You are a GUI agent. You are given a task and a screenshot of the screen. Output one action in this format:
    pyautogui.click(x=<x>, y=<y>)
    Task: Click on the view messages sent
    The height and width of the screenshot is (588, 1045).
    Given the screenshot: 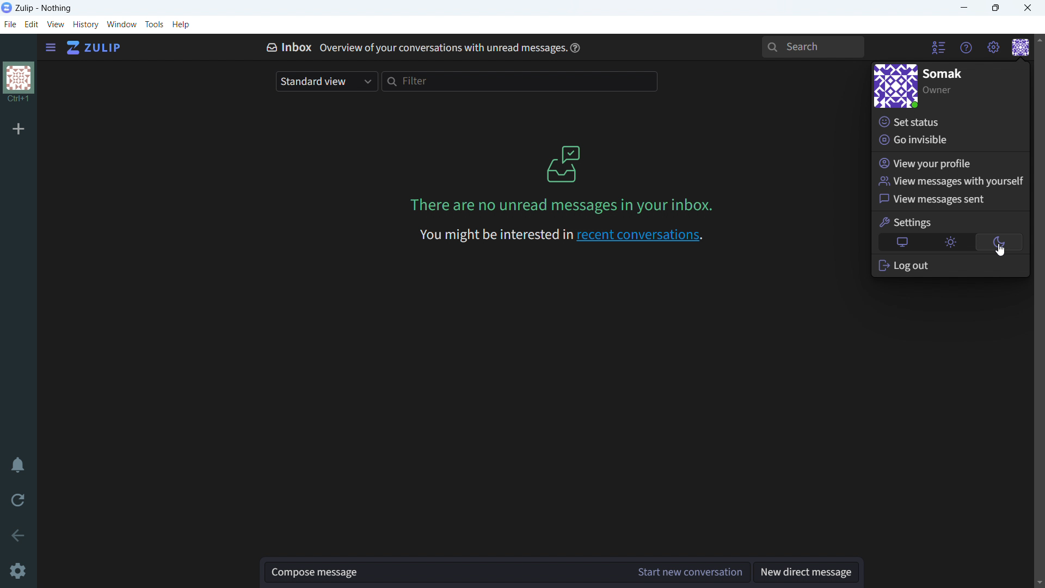 What is the action you would take?
    pyautogui.click(x=950, y=199)
    